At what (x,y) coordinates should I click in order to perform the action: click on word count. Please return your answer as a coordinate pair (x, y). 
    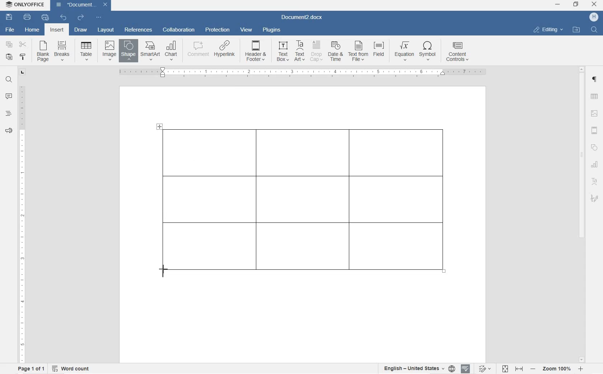
    Looking at the image, I should click on (71, 368).